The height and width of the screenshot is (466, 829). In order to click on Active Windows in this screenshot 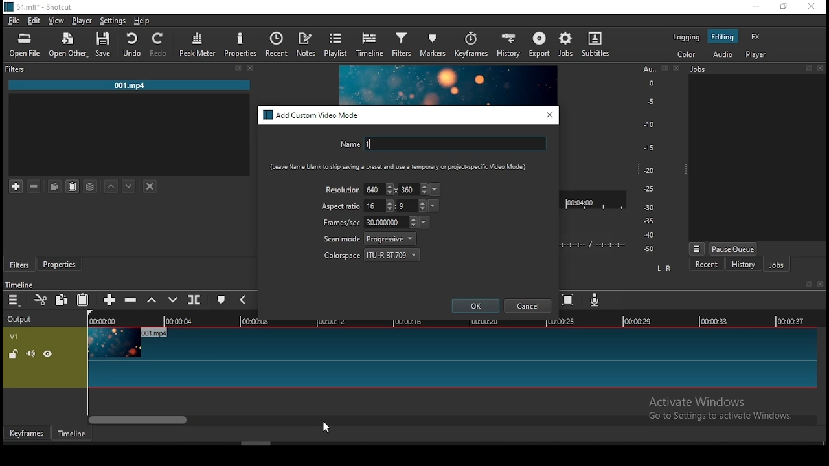, I will do `click(702, 401)`.